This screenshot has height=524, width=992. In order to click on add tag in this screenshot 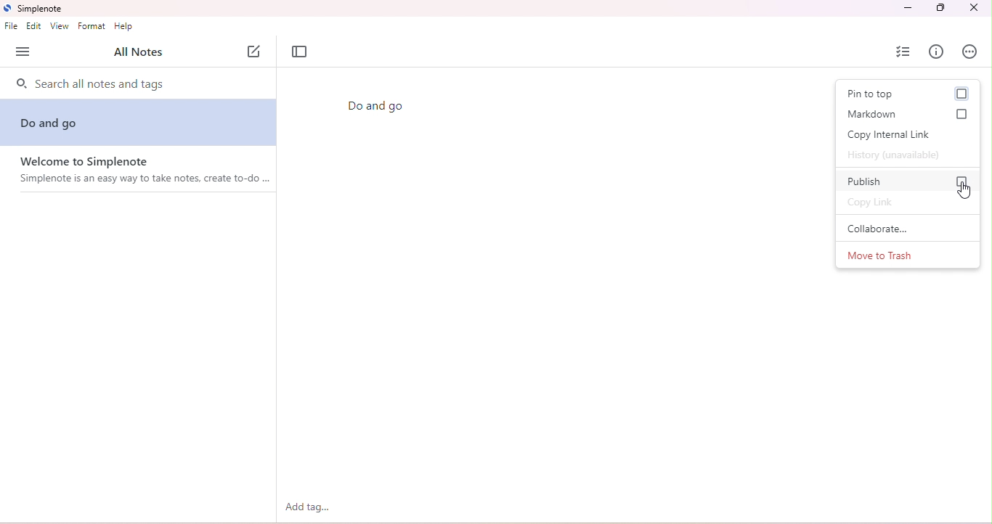, I will do `click(309, 507)`.